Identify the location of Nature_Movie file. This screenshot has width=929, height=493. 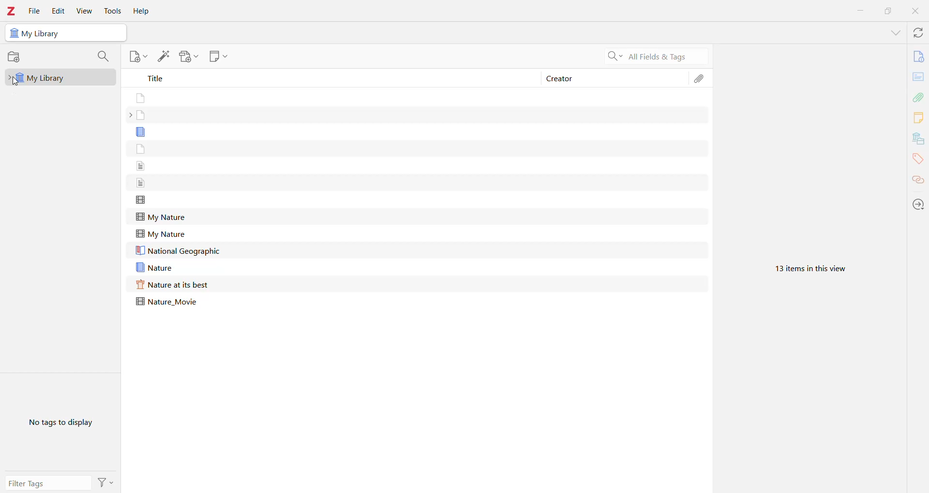
(167, 299).